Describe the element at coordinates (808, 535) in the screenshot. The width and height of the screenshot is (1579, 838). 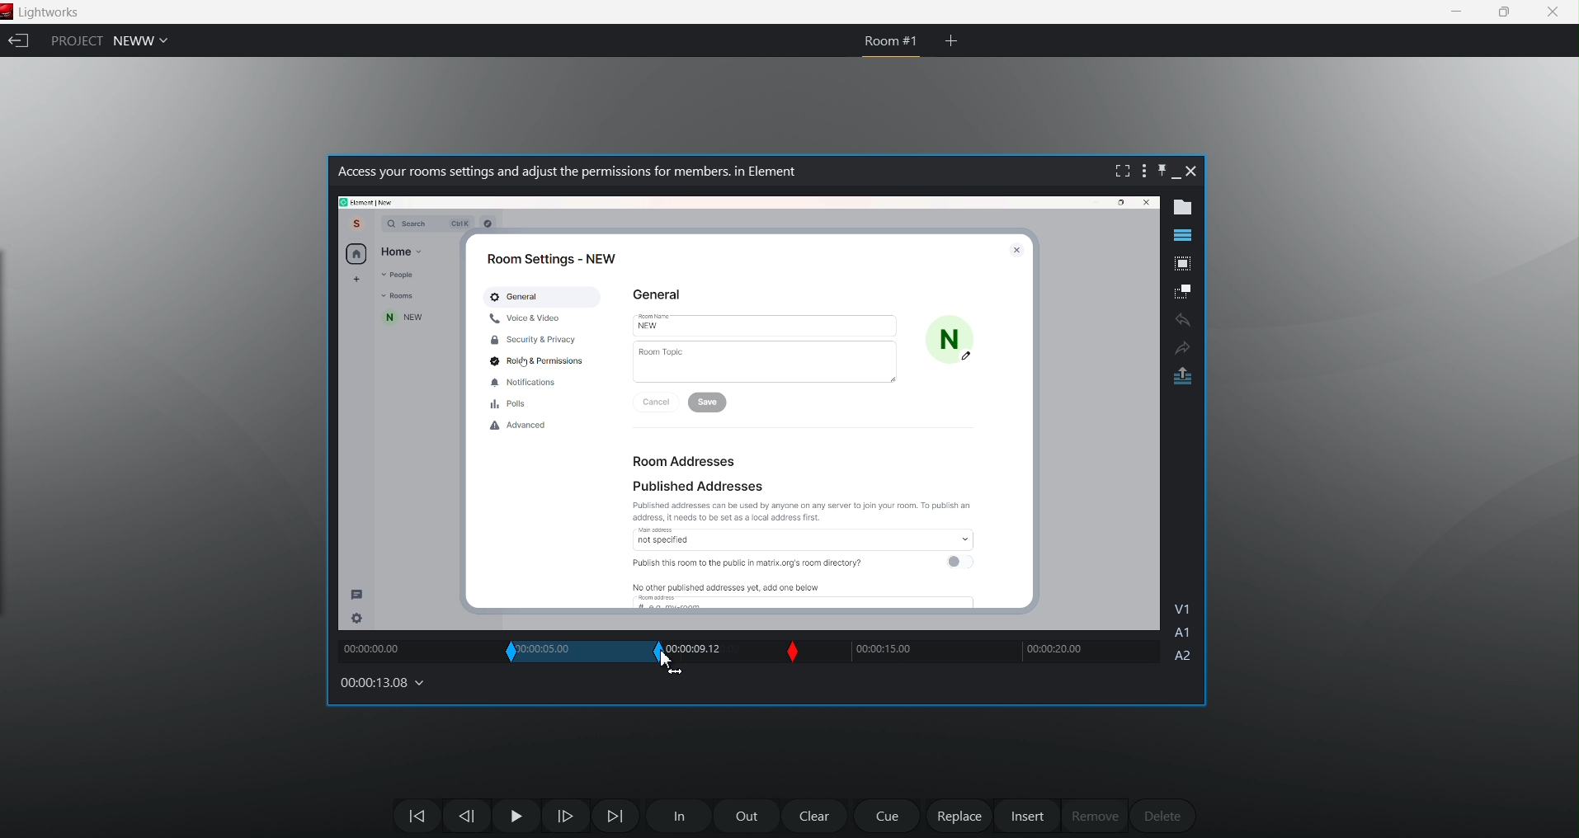
I see `access not specified` at that location.